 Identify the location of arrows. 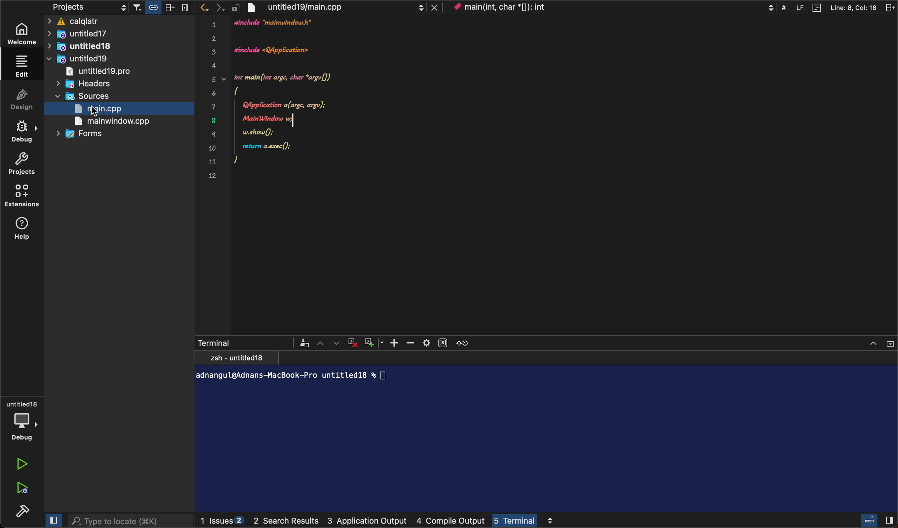
(211, 7).